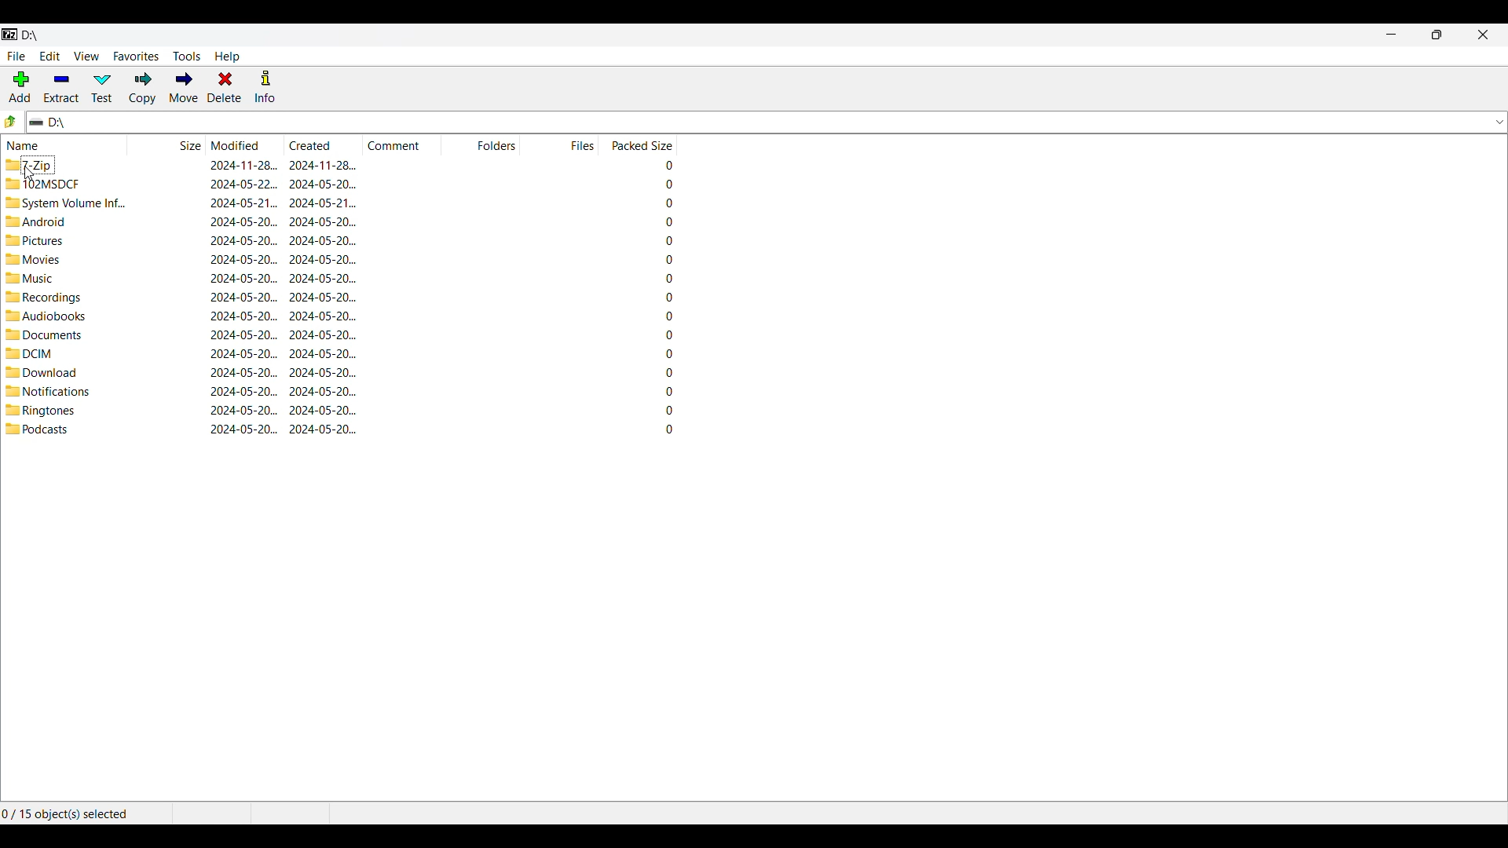  Describe the element at coordinates (323, 410) in the screenshot. I see `created date & time` at that location.